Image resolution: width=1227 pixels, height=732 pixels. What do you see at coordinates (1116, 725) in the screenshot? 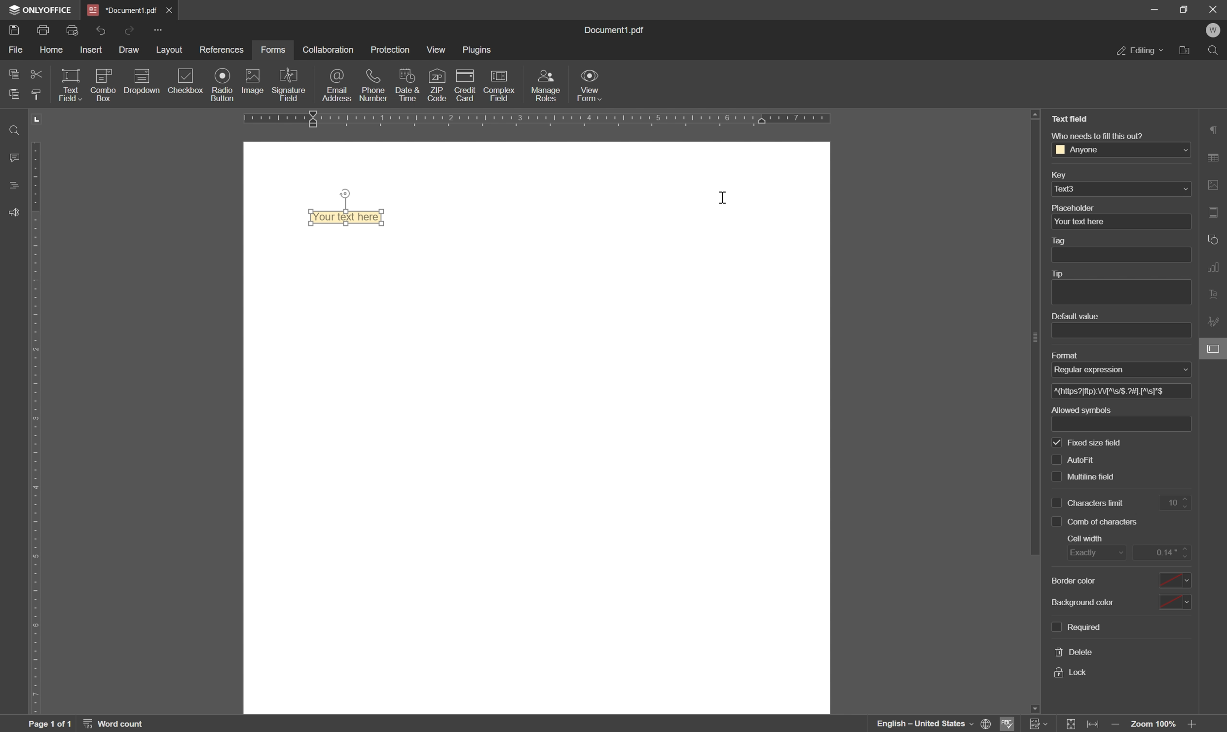
I see `zoom out` at bounding box center [1116, 725].